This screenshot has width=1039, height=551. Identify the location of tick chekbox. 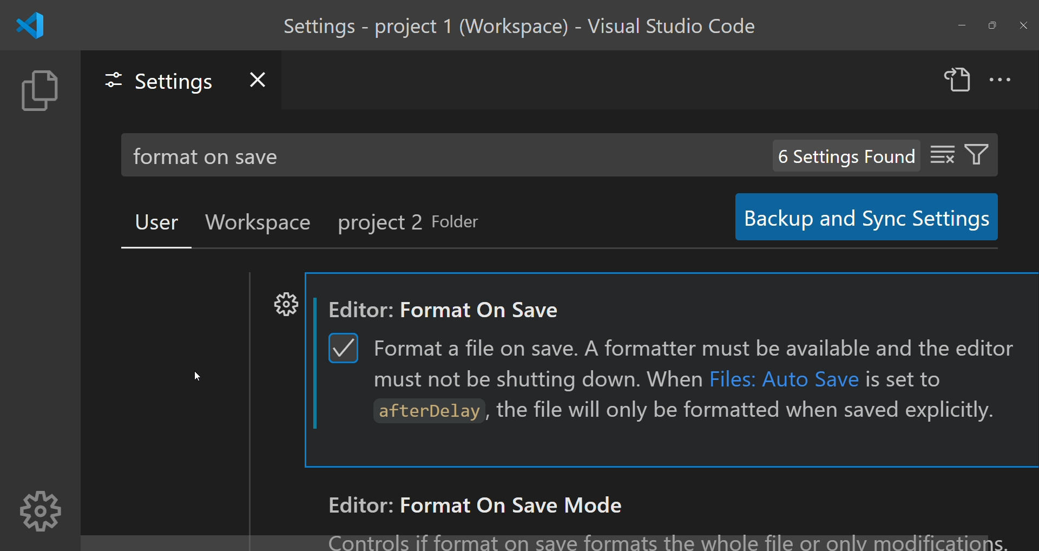
(345, 347).